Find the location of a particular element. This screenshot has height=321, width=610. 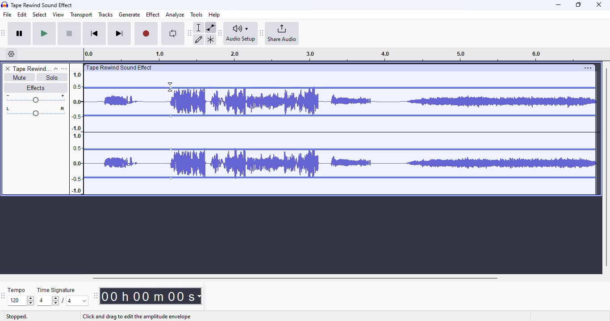

Input for time signature is located at coordinates (48, 301).